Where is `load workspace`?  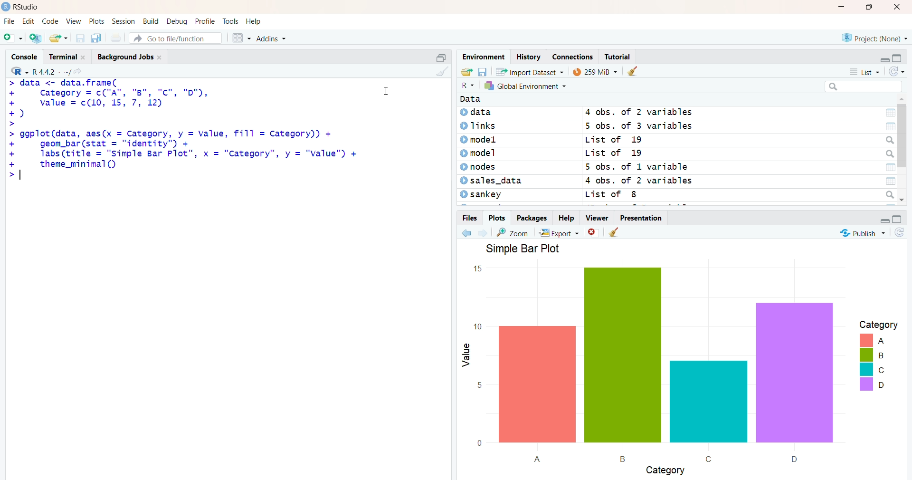 load workspace is located at coordinates (466, 72).